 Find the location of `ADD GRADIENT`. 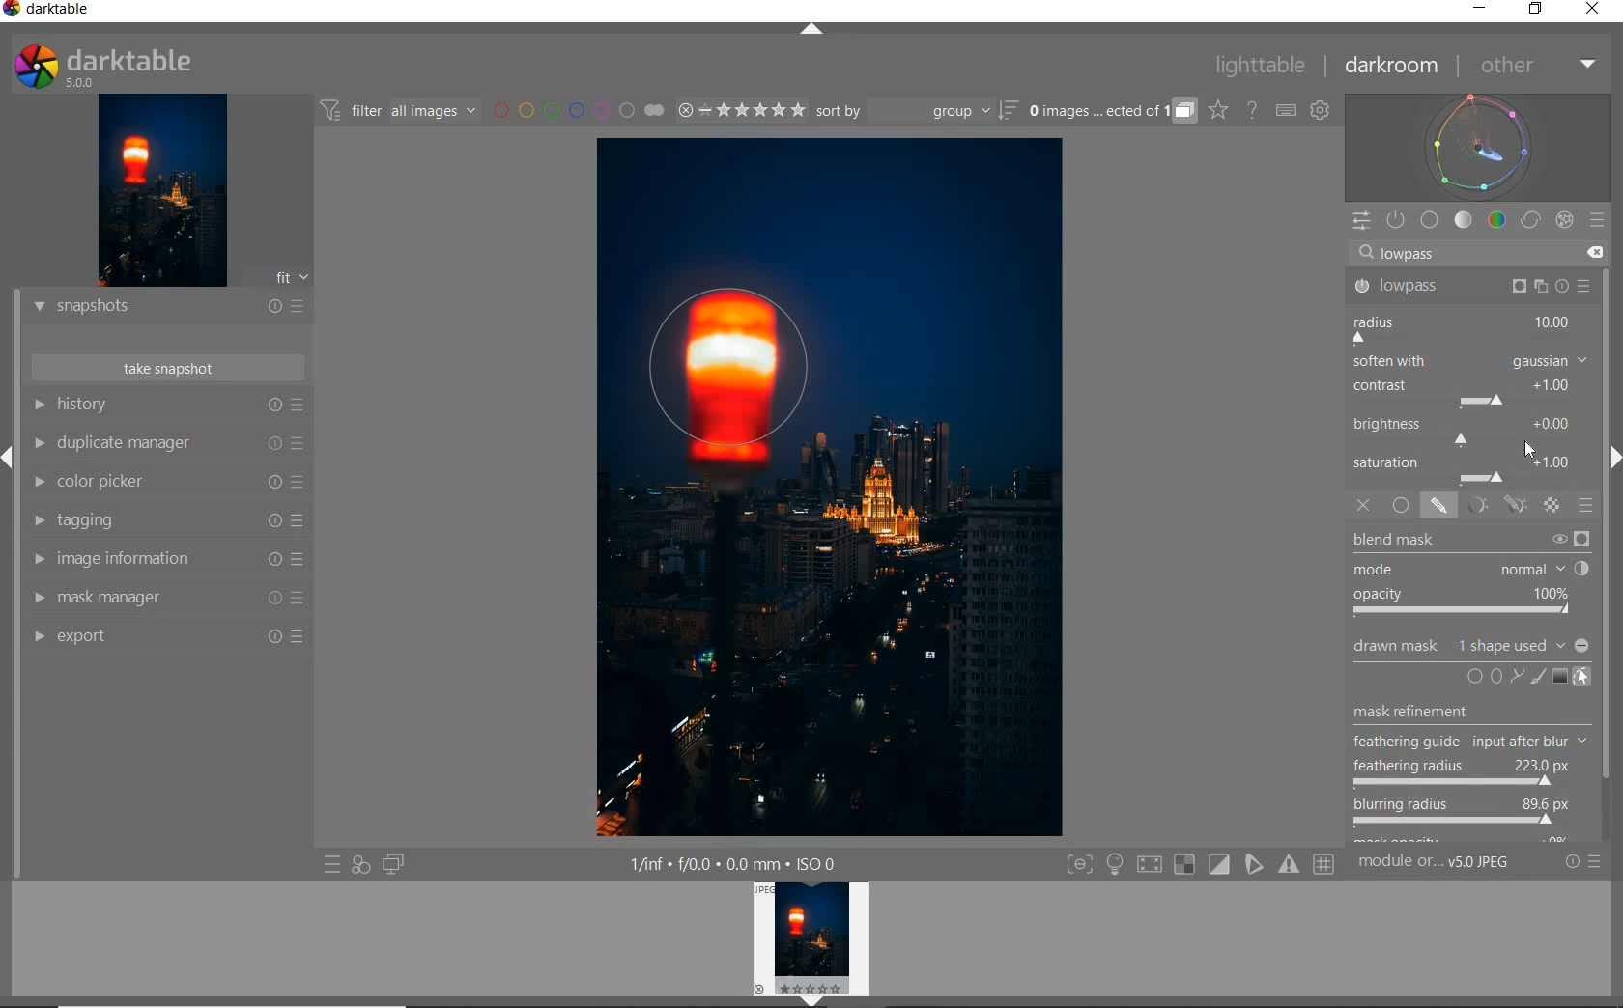

ADD GRADIENT is located at coordinates (1558, 677).